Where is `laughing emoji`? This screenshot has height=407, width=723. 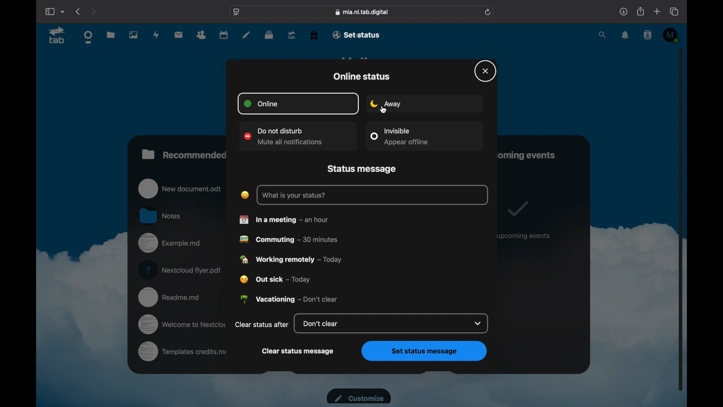
laughing emoji is located at coordinates (244, 194).